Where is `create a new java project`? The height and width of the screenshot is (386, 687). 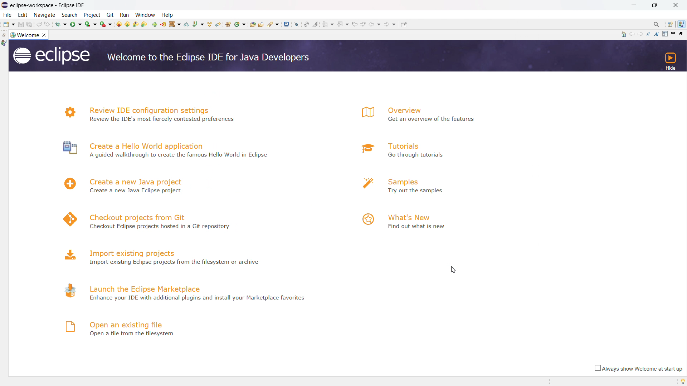 create a new java project is located at coordinates (137, 181).